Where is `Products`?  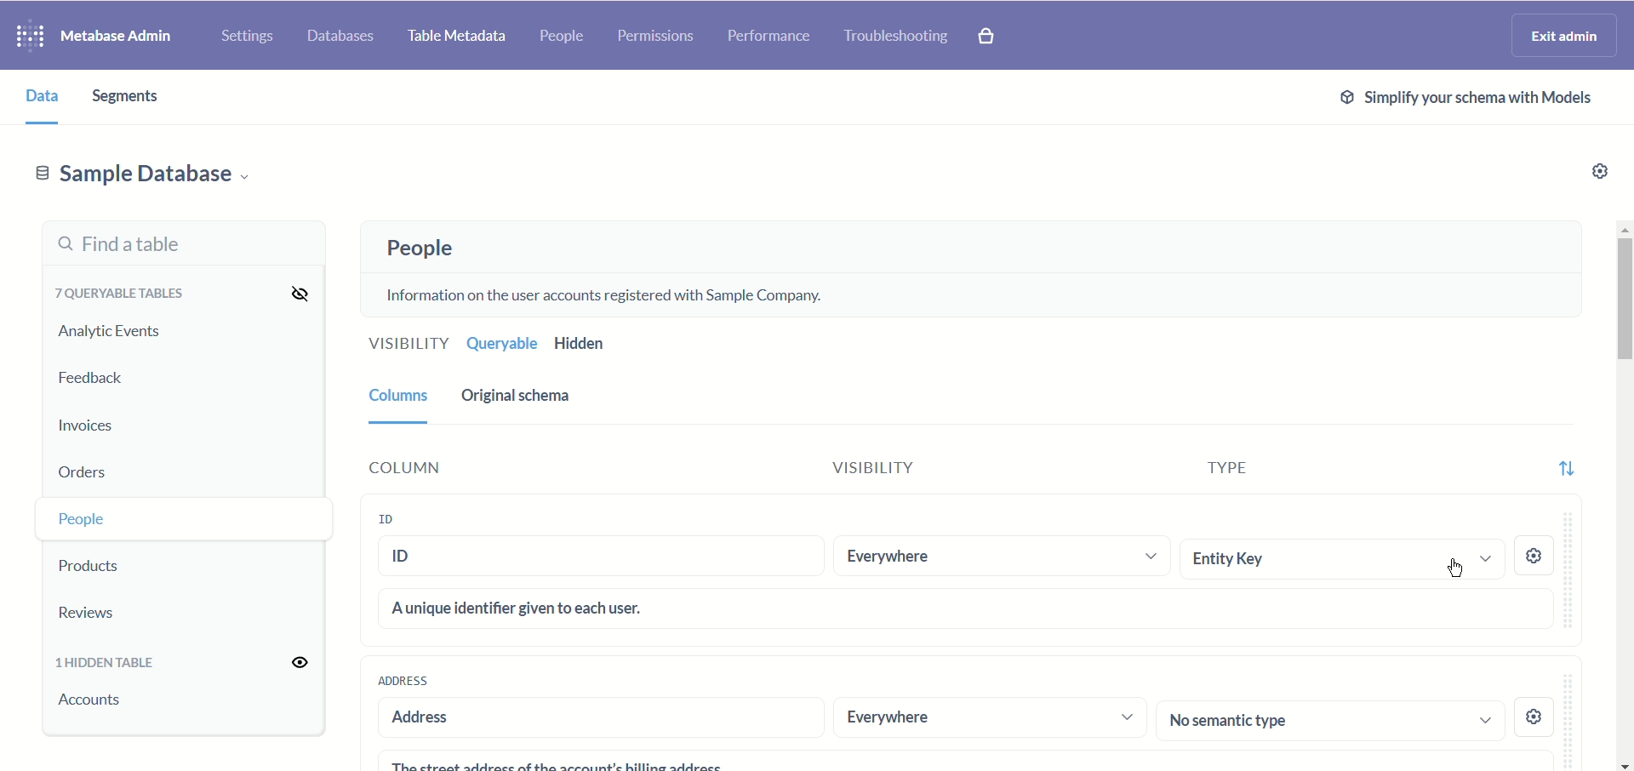 Products is located at coordinates (122, 563).